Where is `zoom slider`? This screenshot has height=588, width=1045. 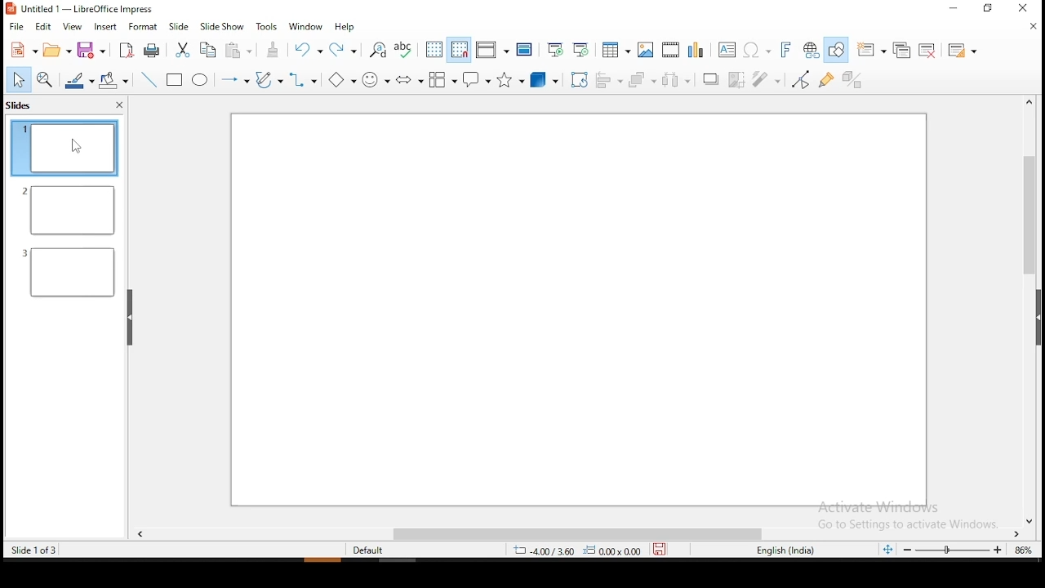
zoom slider is located at coordinates (954, 552).